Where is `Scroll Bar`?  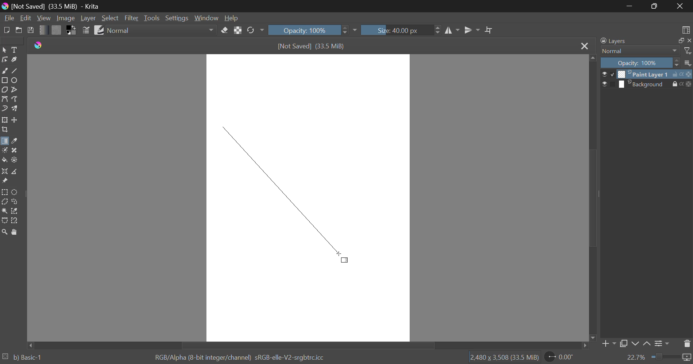 Scroll Bar is located at coordinates (592, 199).